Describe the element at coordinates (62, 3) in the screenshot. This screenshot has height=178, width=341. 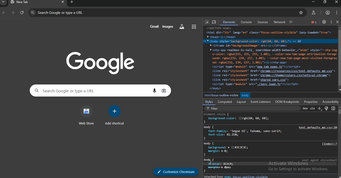
I see `close` at that location.